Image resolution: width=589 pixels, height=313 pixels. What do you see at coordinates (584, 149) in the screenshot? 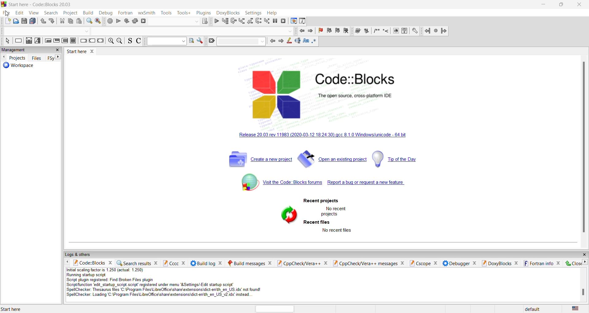
I see `scrollbar` at bounding box center [584, 149].